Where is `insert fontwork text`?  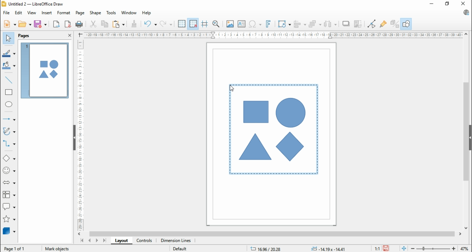 insert fontwork text is located at coordinates (269, 24).